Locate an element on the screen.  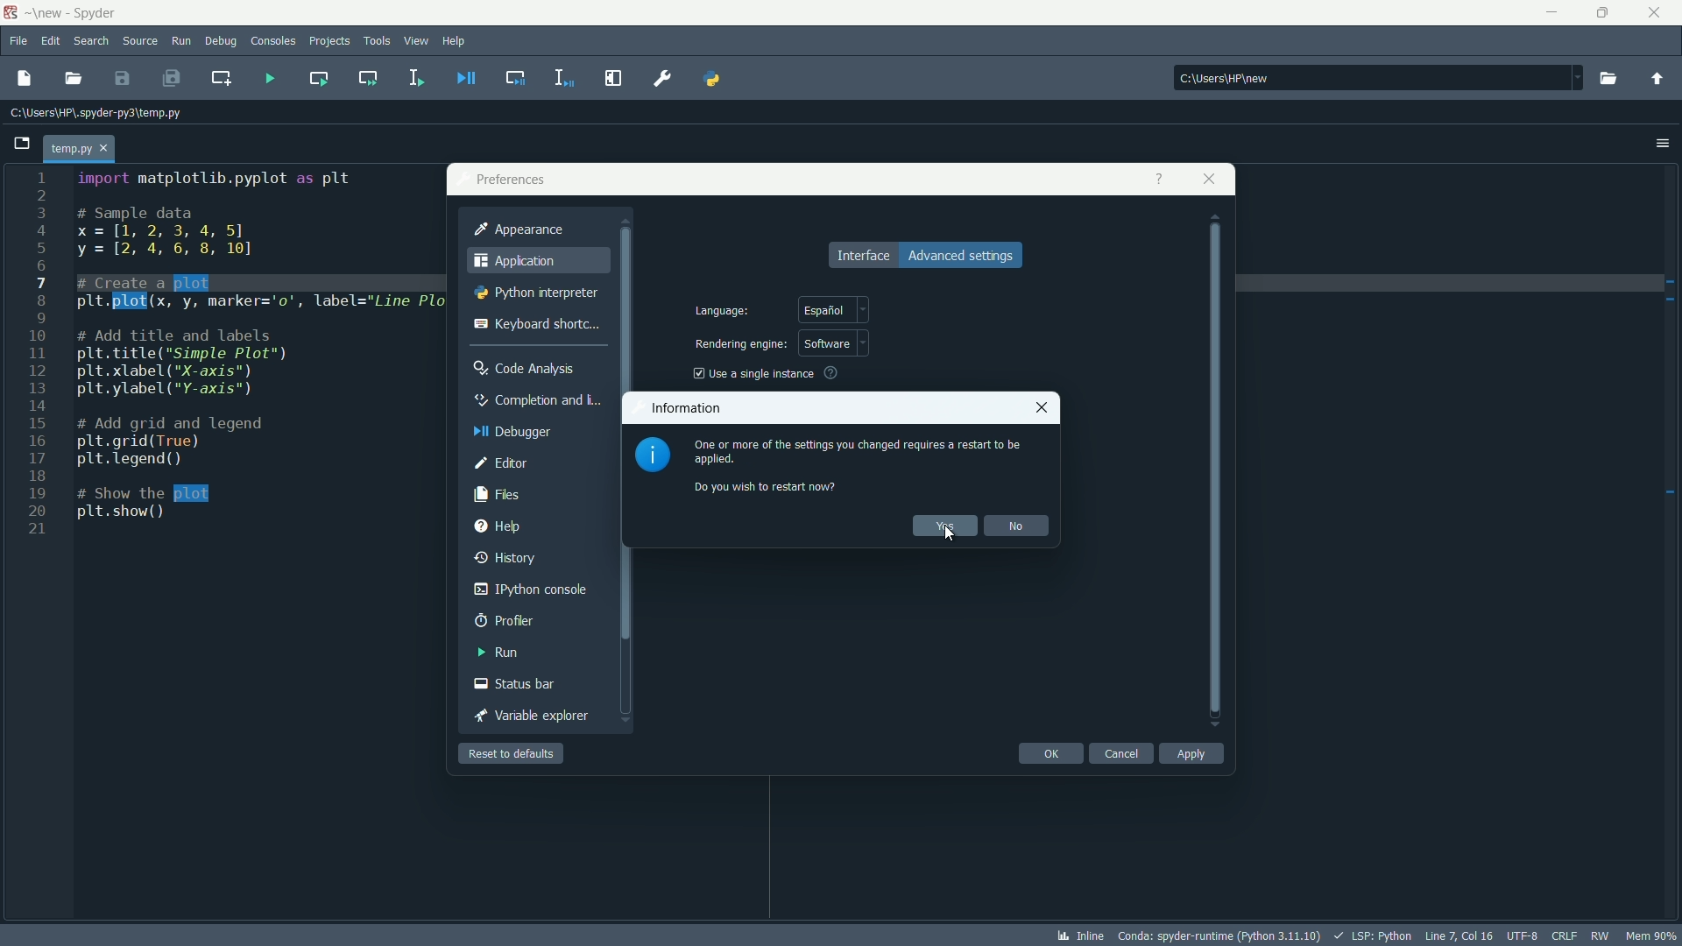
application is located at coordinates (516, 261).